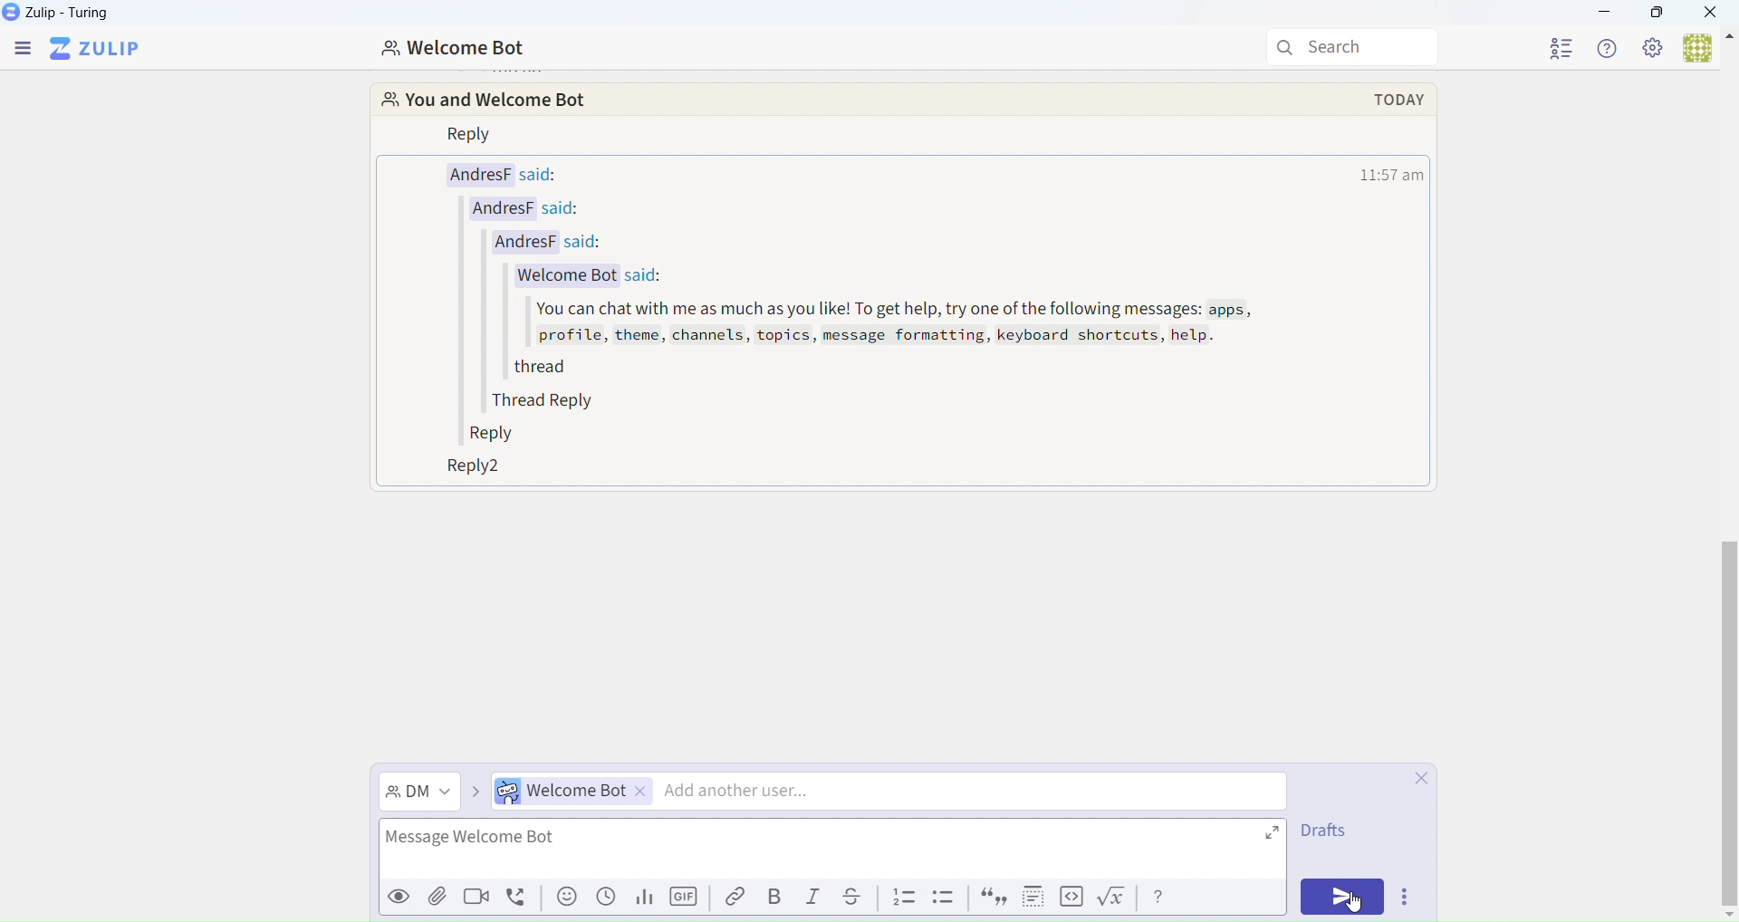 The width and height of the screenshot is (1739, 922). What do you see at coordinates (495, 435) in the screenshot?
I see `Reply` at bounding box center [495, 435].